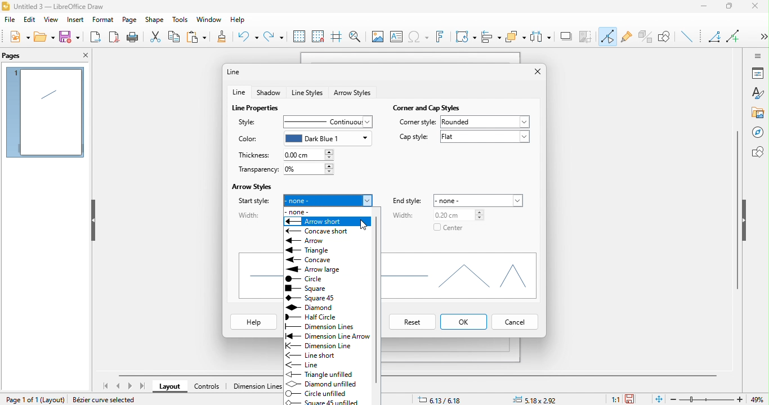 This screenshot has width=769, height=405. Describe the element at coordinates (567, 37) in the screenshot. I see `shadow` at that location.